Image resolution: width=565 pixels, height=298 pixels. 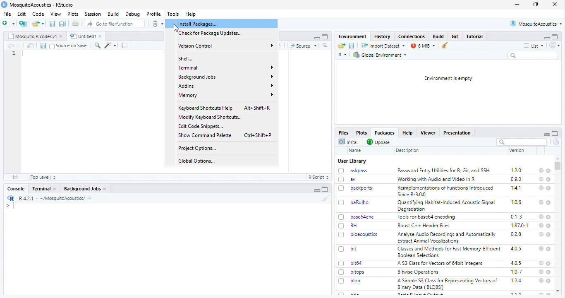 I want to click on ‘Mosquito R codes.vl, so click(x=32, y=36).